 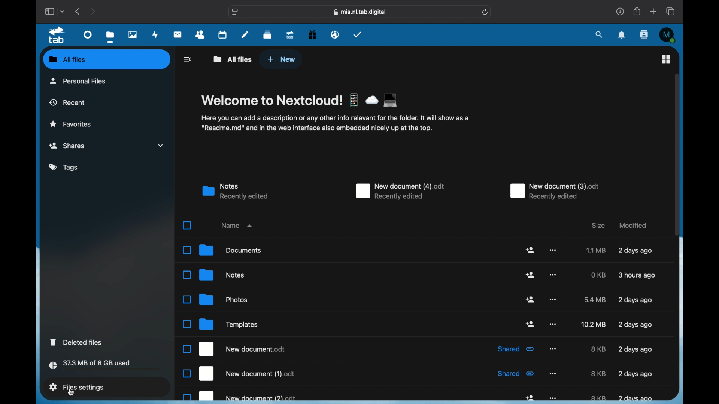 What do you see at coordinates (552, 348) in the screenshot?
I see `more options` at bounding box center [552, 348].